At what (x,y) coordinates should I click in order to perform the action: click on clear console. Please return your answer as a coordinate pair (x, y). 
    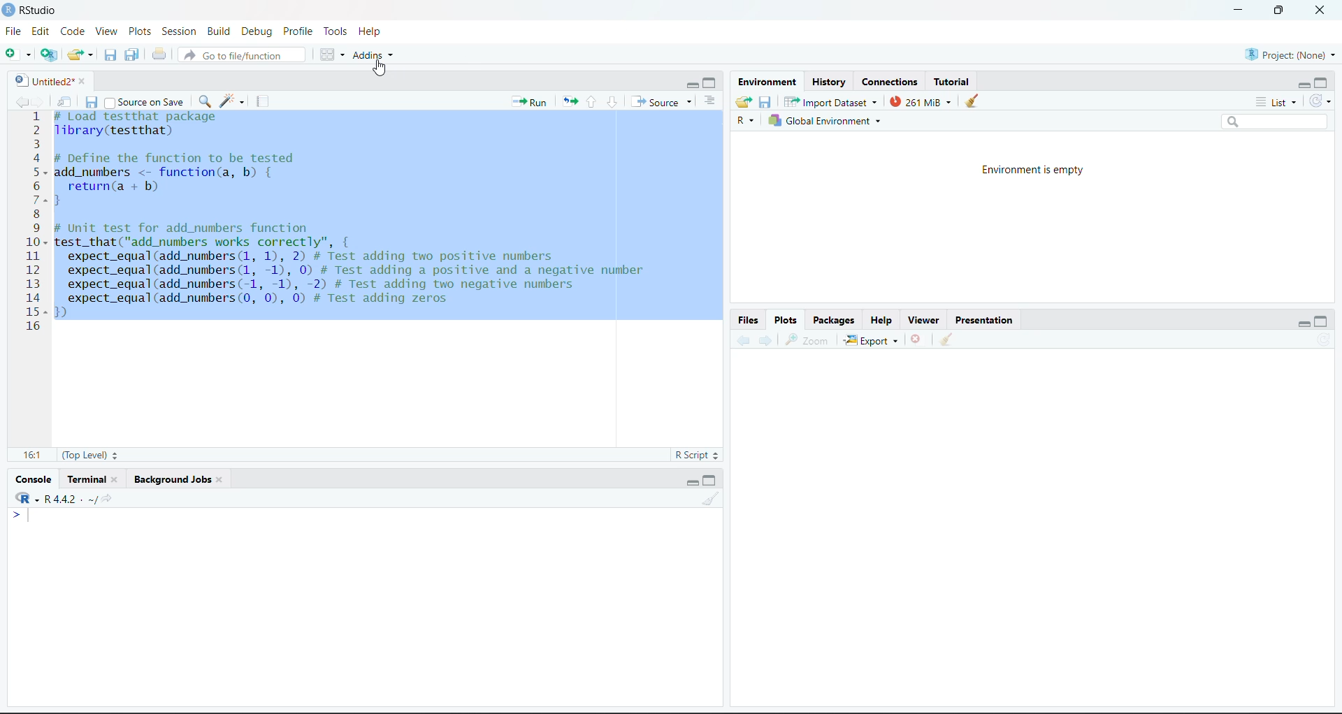
    Looking at the image, I should click on (974, 102).